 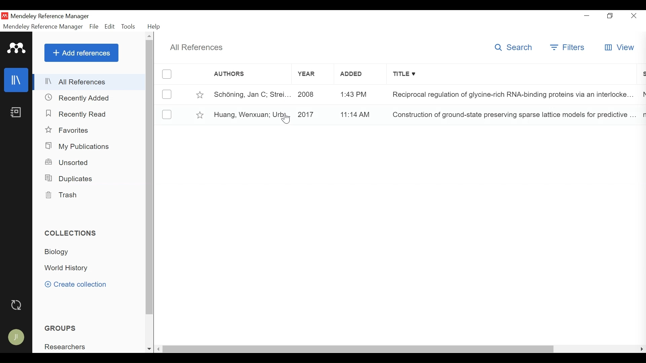 I want to click on Vertical Scroll bar, so click(x=150, y=177).